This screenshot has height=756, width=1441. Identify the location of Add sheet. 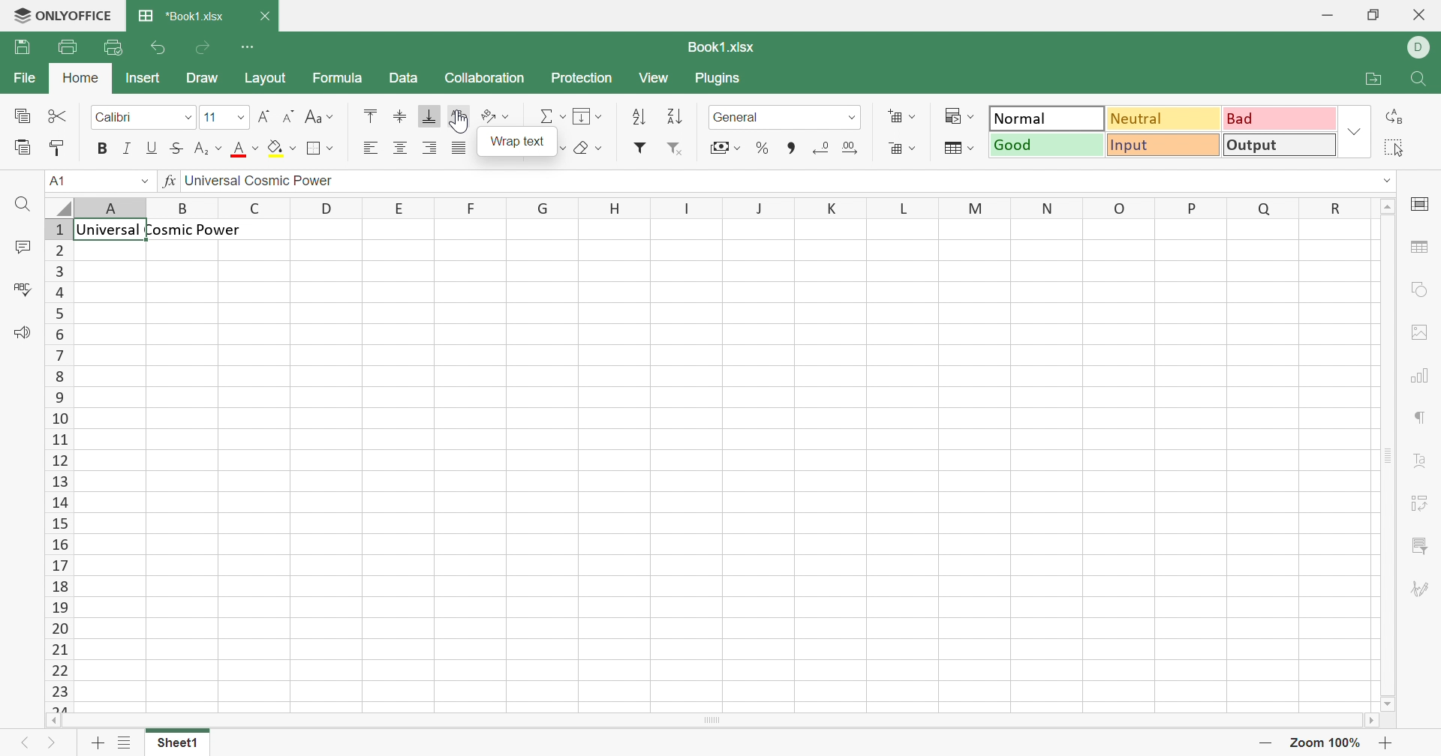
(97, 743).